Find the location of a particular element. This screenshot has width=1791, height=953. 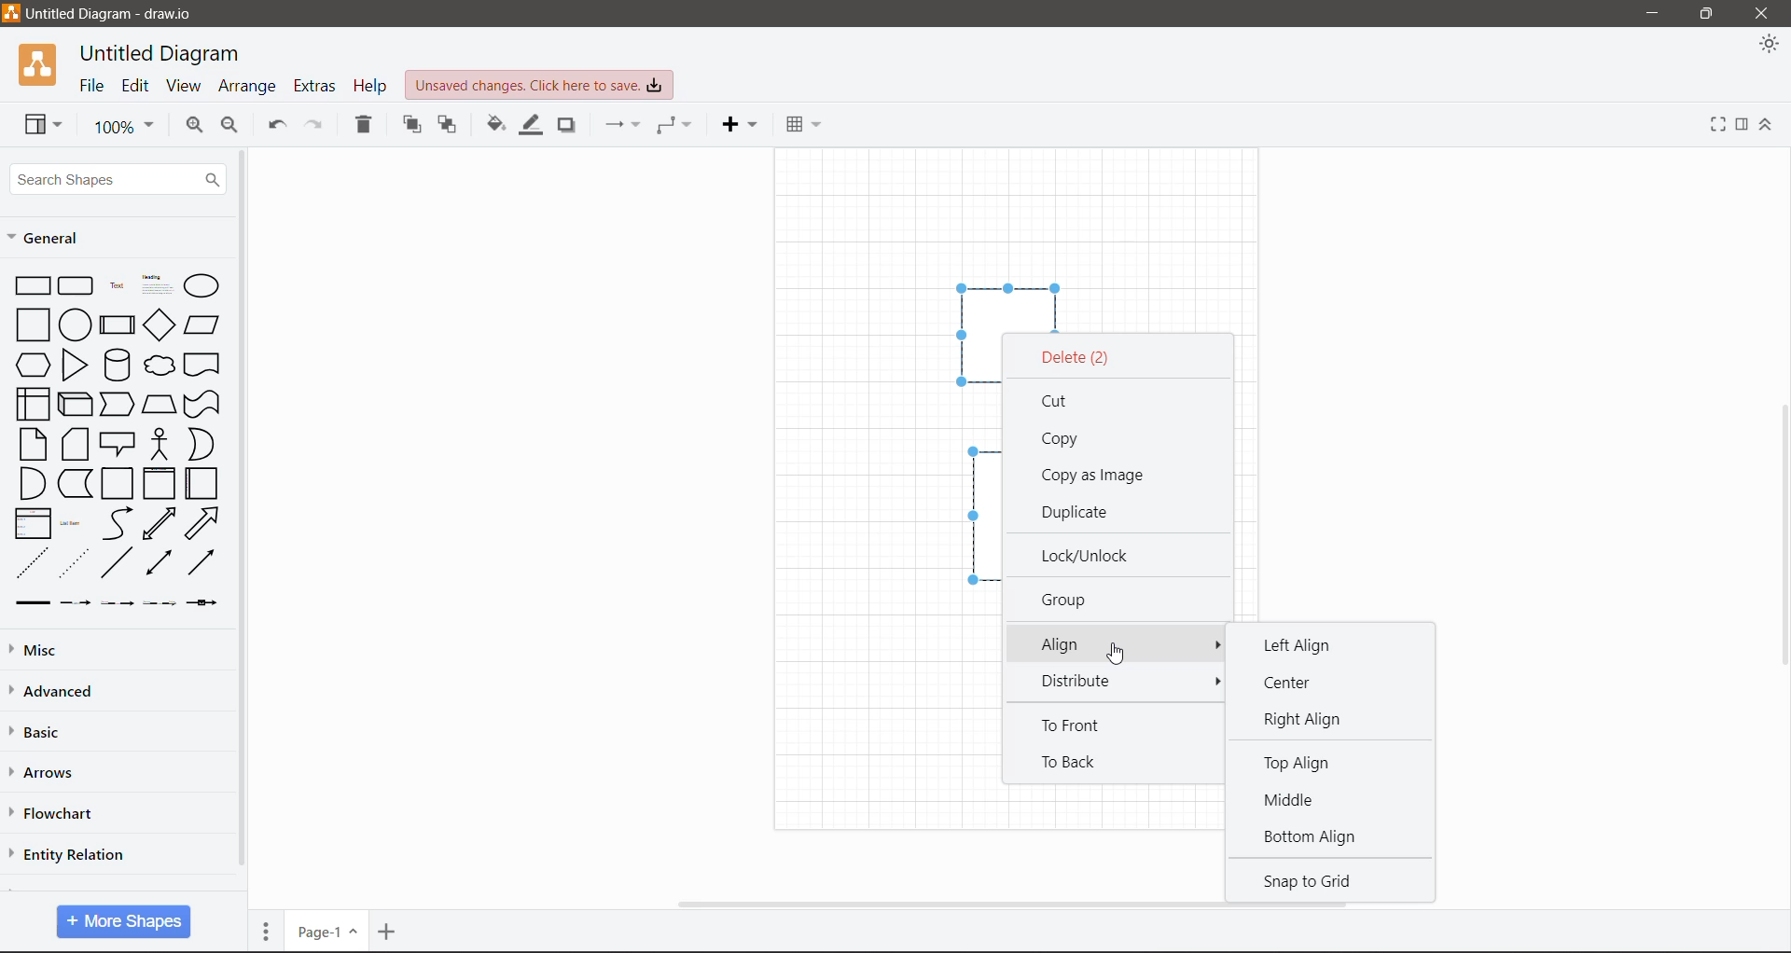

 is located at coordinates (163, 53).